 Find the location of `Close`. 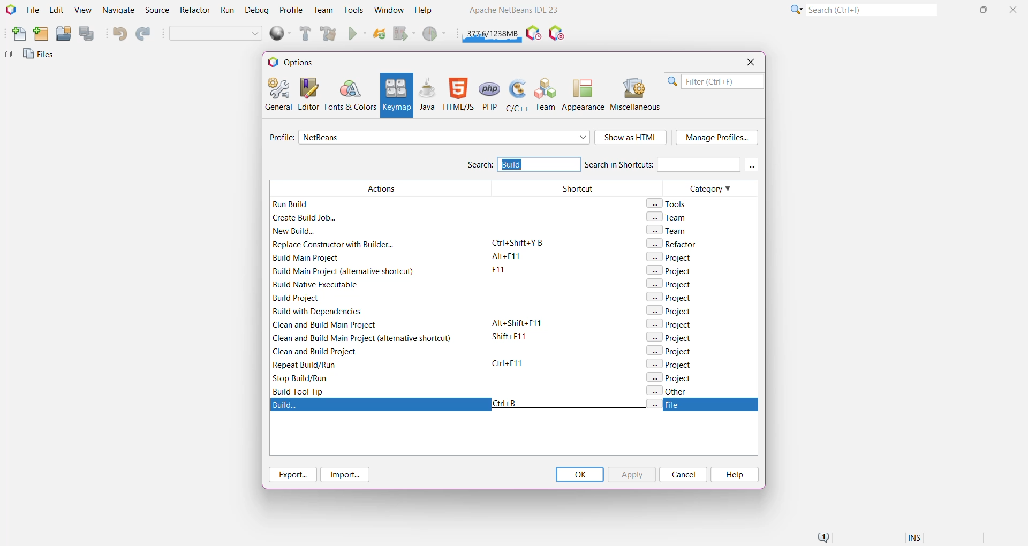

Close is located at coordinates (1015, 9).